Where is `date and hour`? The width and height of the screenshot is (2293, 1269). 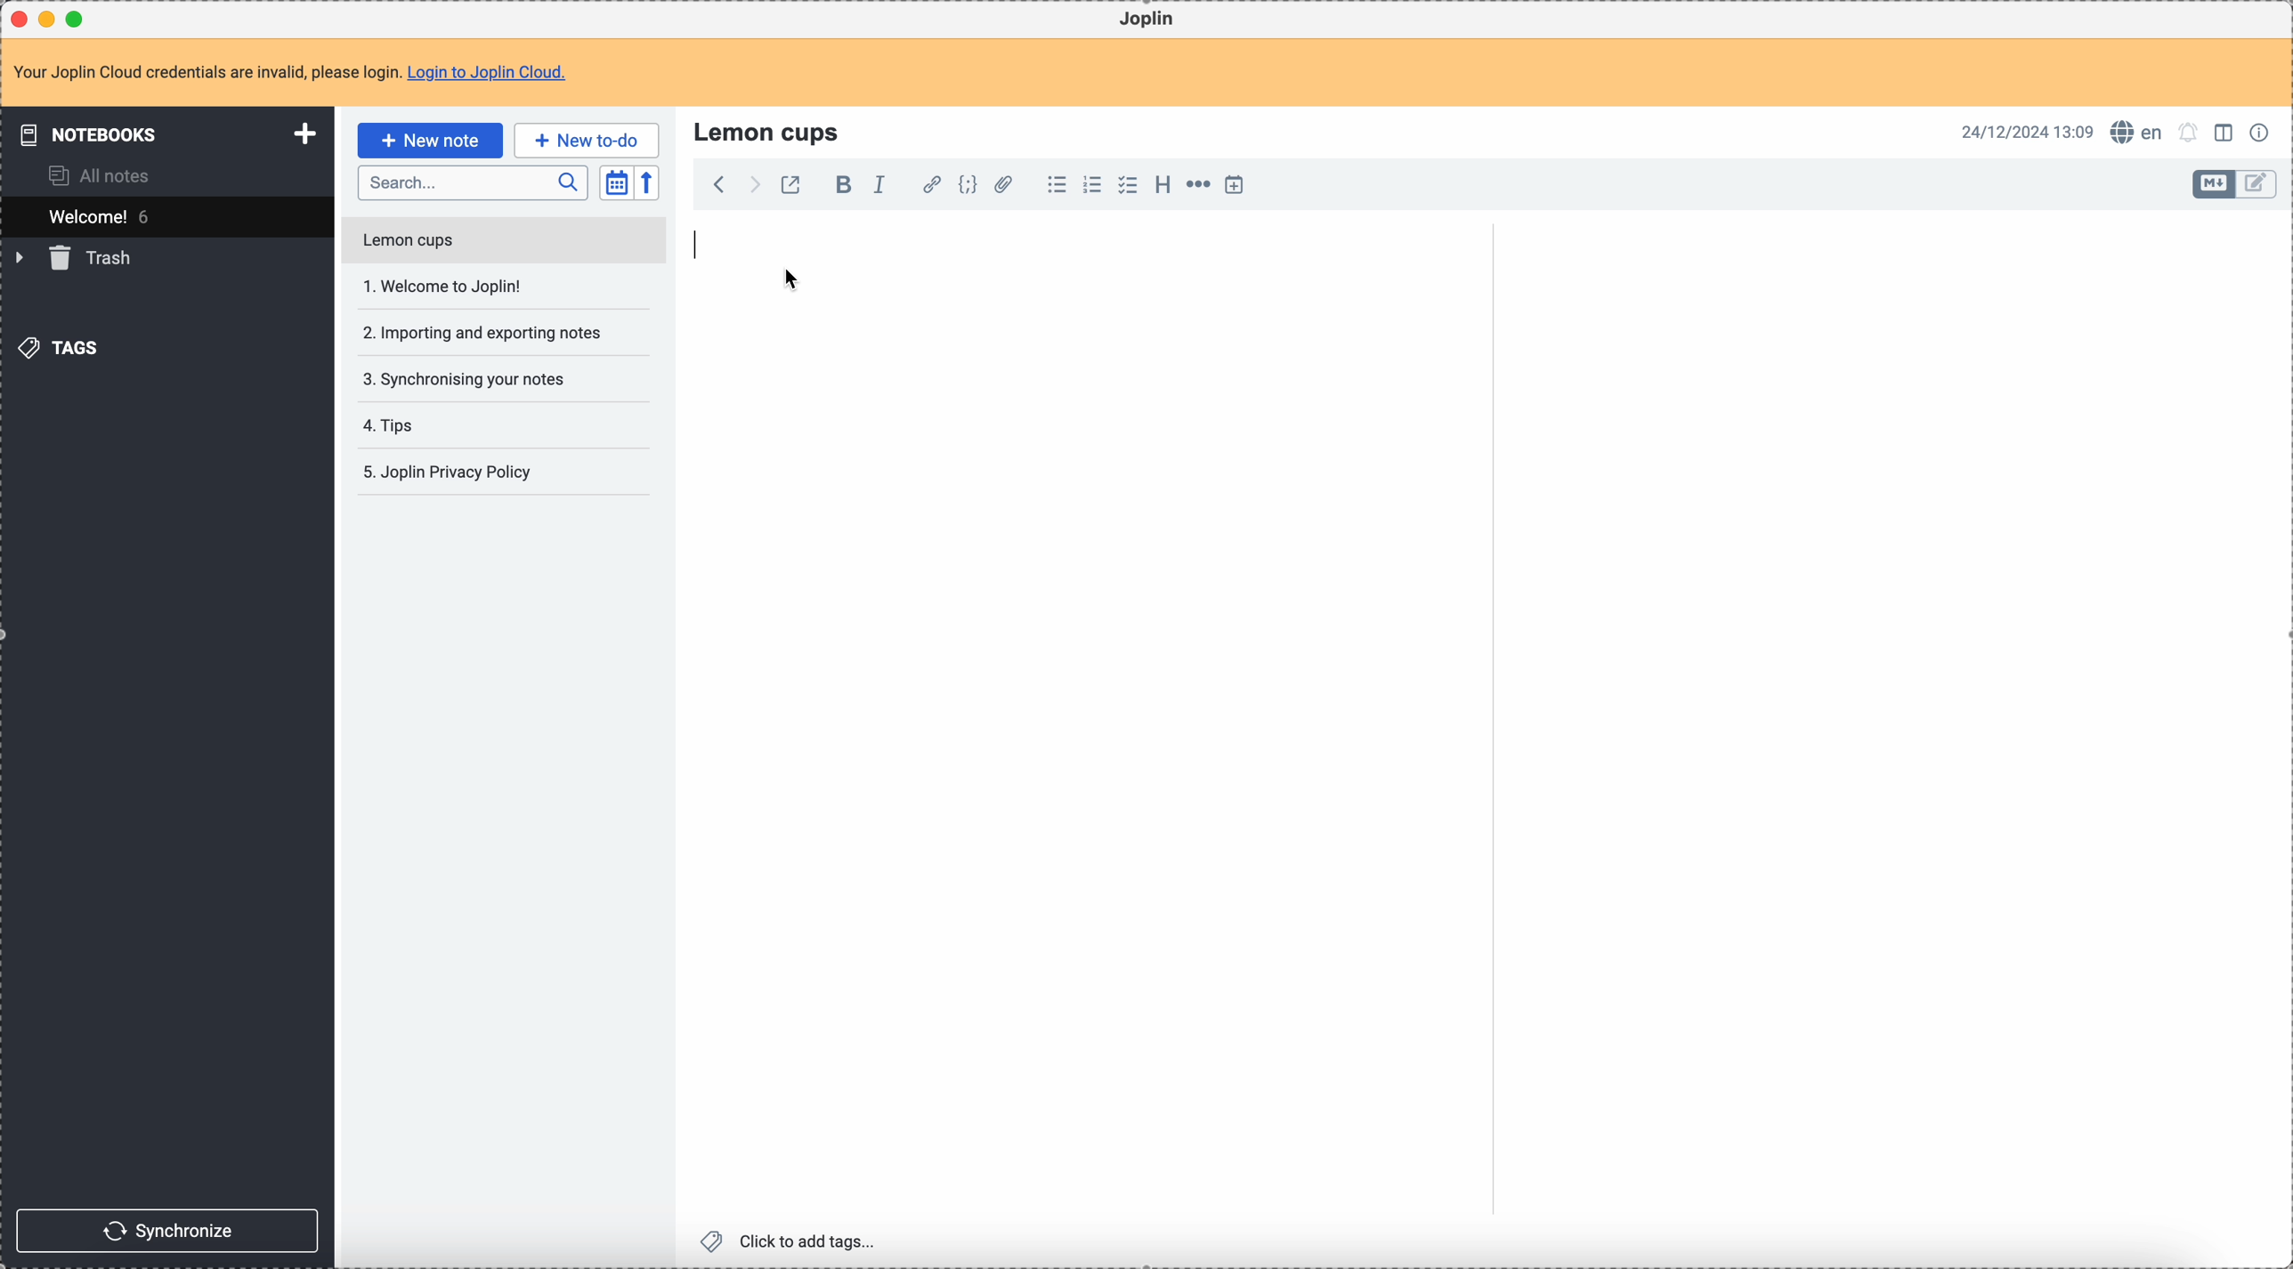 date and hour is located at coordinates (2028, 131).